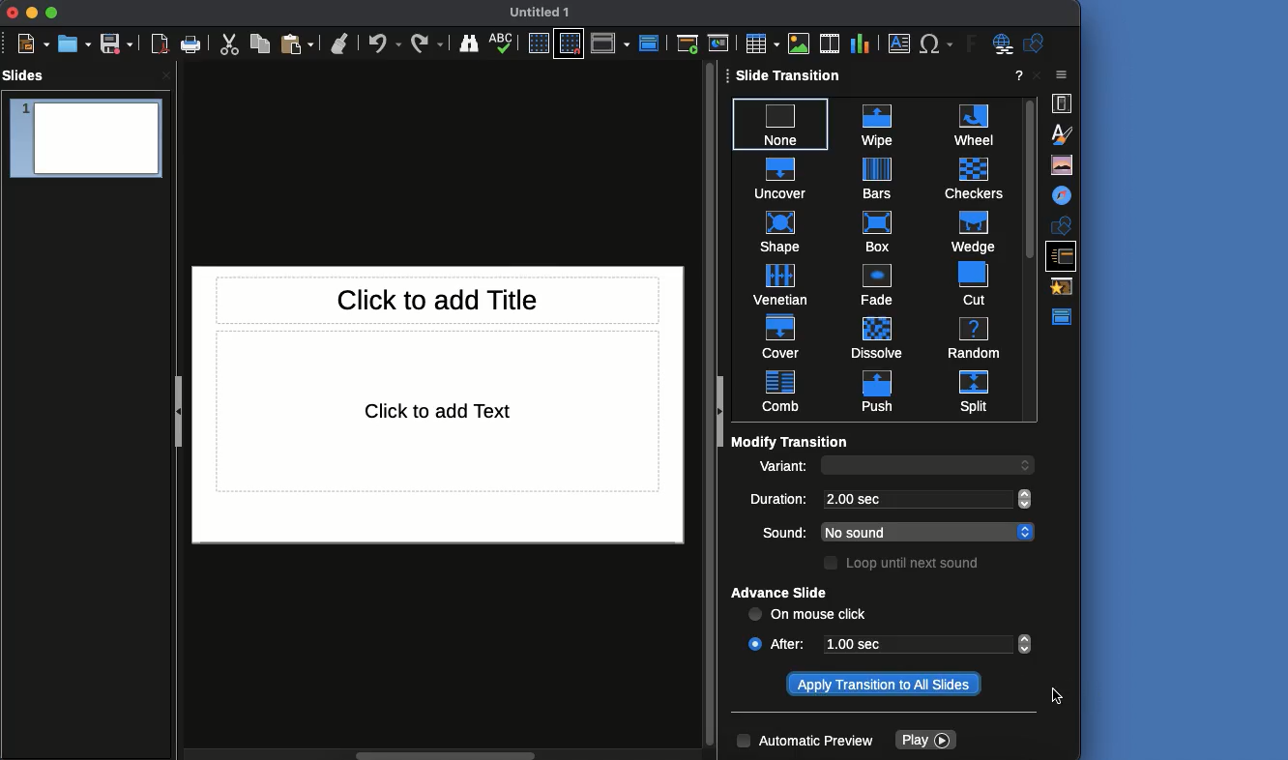  What do you see at coordinates (260, 44) in the screenshot?
I see `Copy` at bounding box center [260, 44].